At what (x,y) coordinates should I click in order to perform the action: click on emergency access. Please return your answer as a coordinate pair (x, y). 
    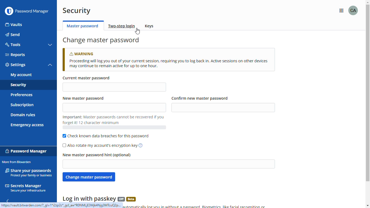
    Looking at the image, I should click on (27, 125).